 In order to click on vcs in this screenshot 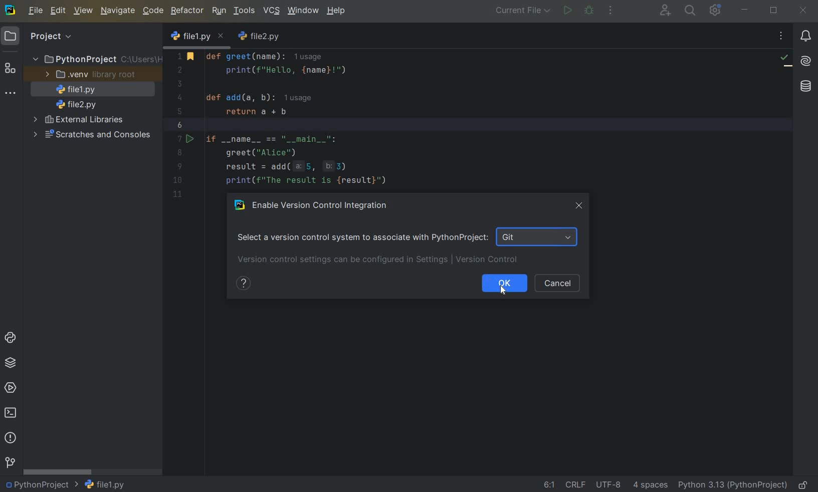, I will do `click(271, 10)`.